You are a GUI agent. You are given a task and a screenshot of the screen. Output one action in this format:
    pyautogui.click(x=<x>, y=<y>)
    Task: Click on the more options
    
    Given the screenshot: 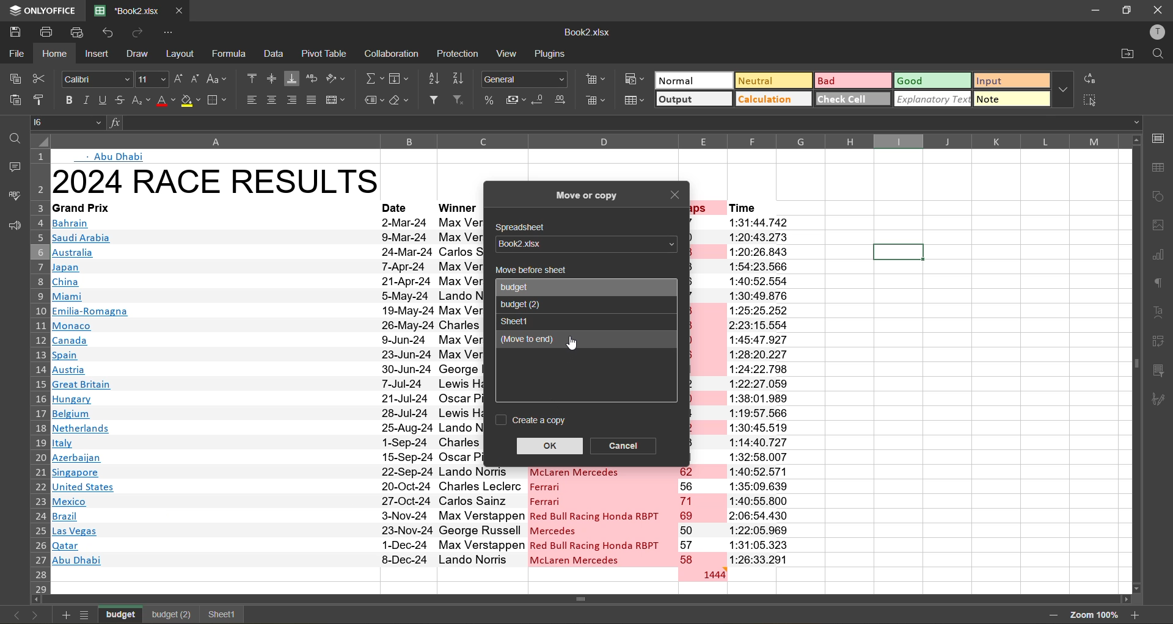 What is the action you would take?
    pyautogui.click(x=1062, y=90)
    